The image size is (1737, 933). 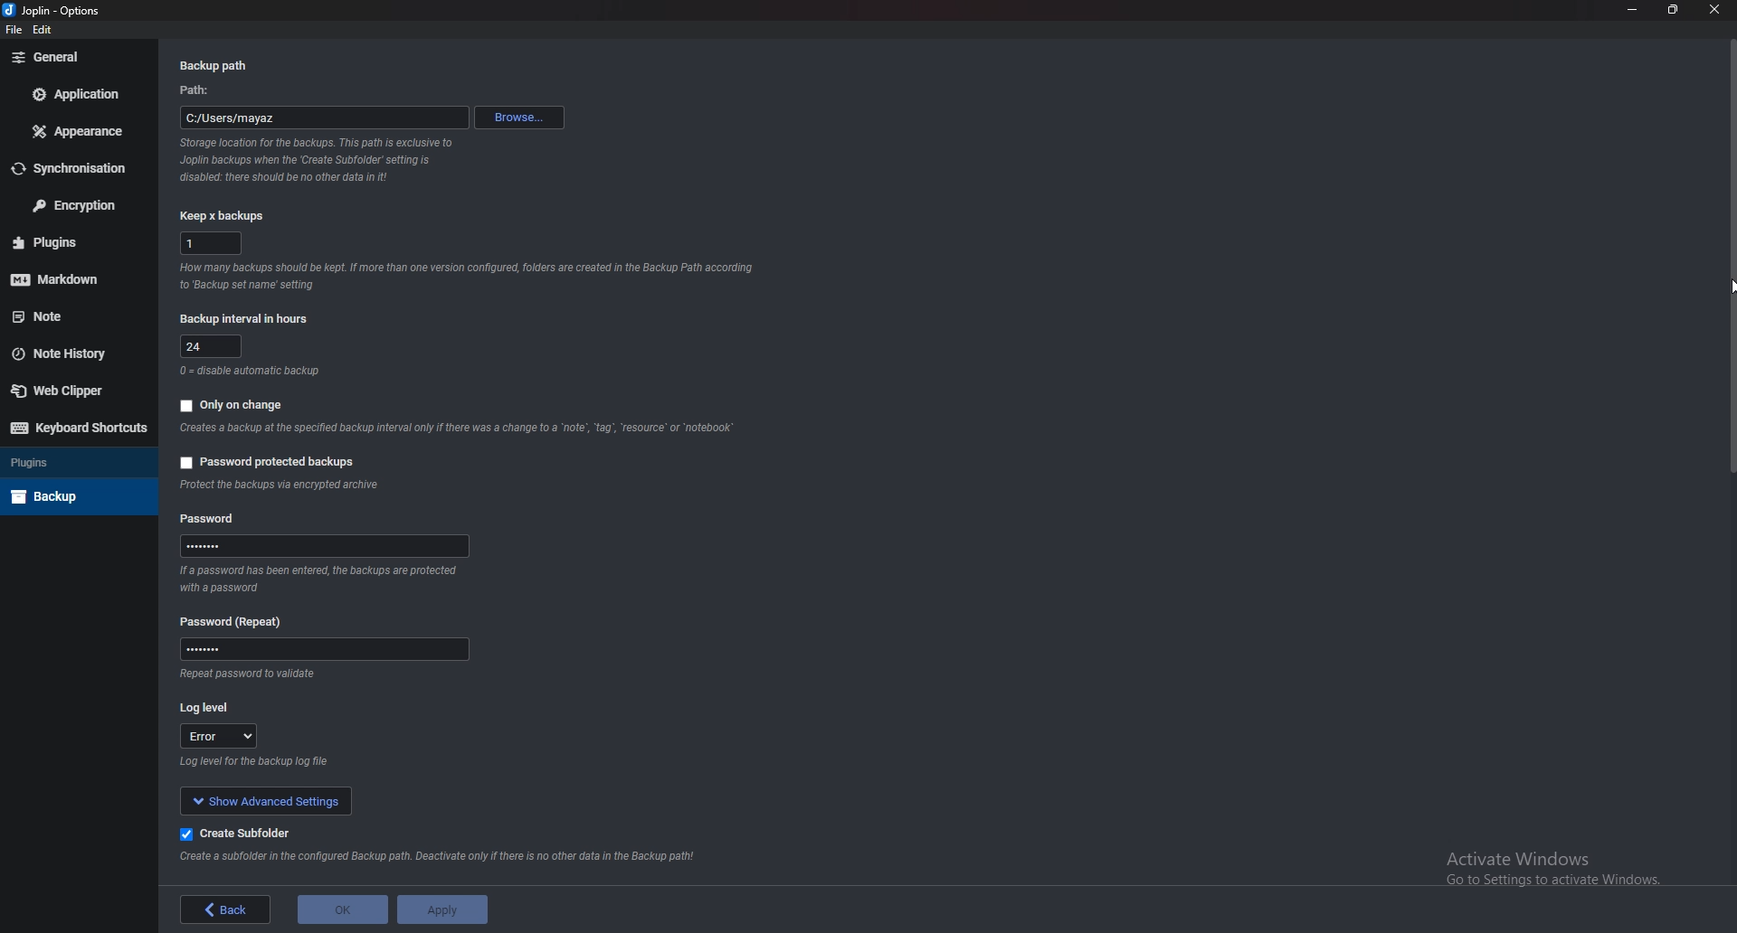 What do you see at coordinates (242, 619) in the screenshot?
I see `Password (repeat)` at bounding box center [242, 619].